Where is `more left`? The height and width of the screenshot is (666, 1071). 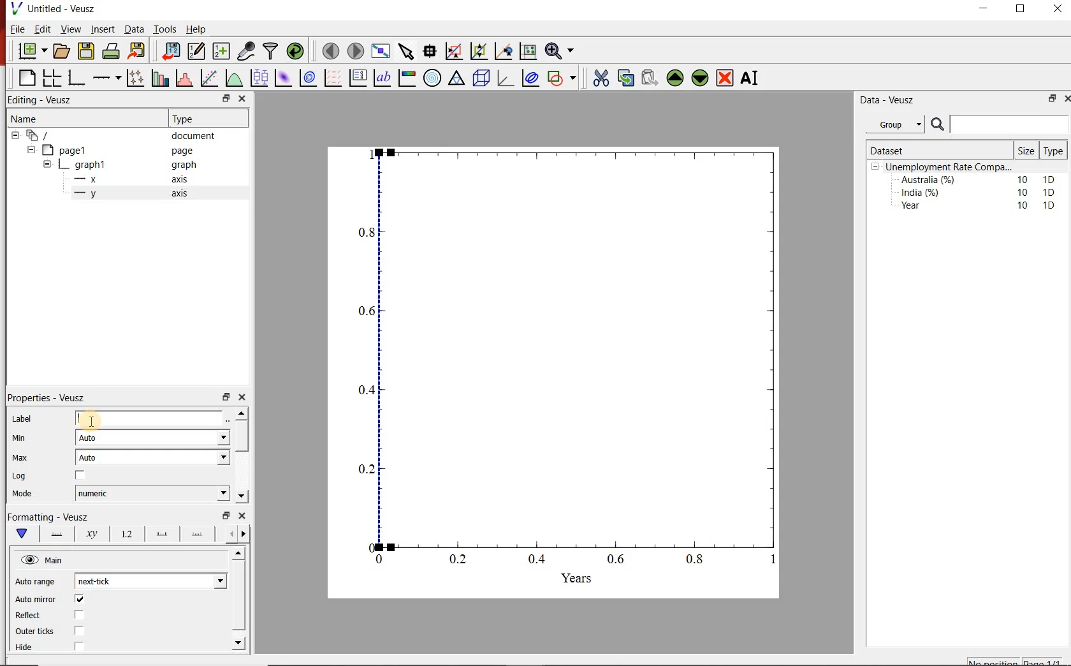 more left is located at coordinates (229, 533).